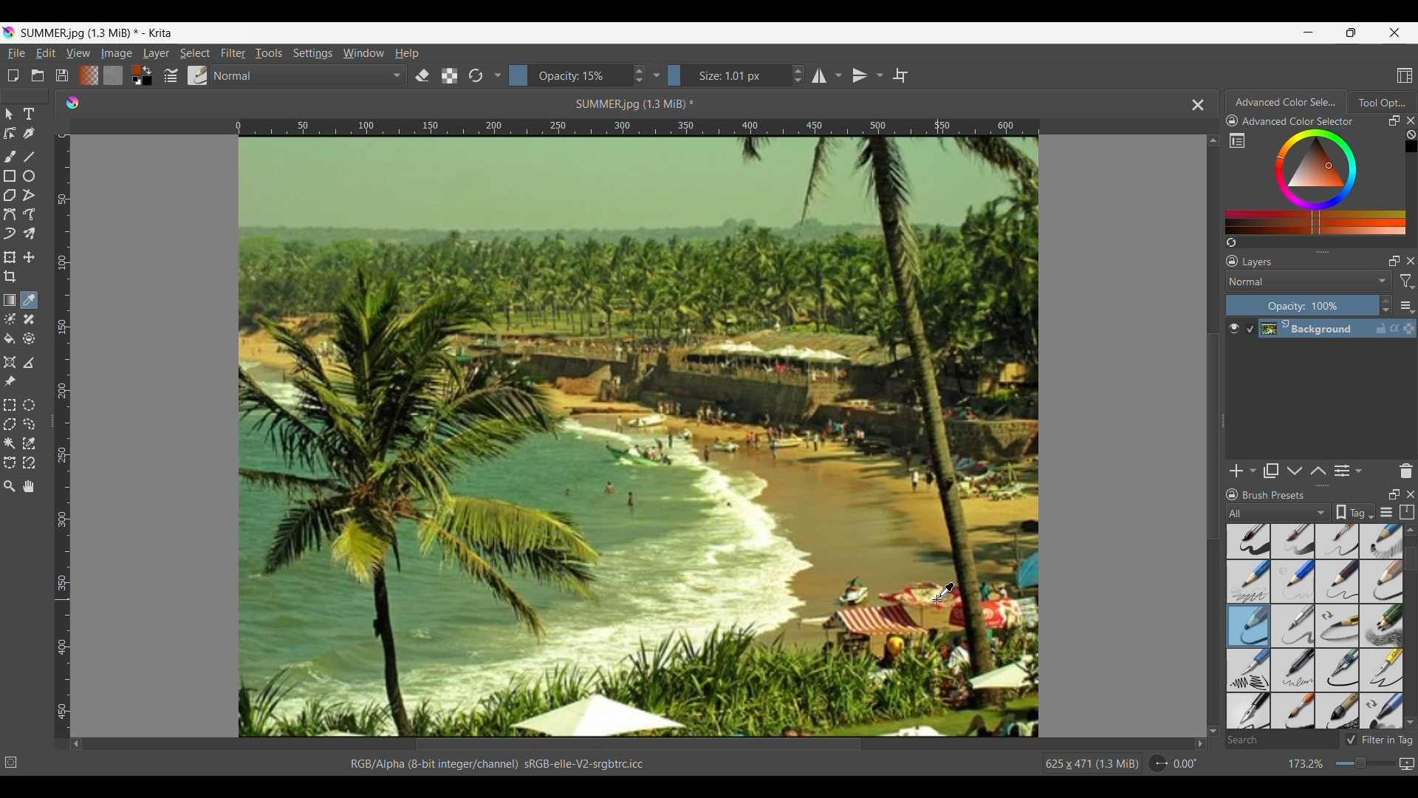 This screenshot has width=1418, height=798. I want to click on Change width of panels attached to the line, so click(1222, 429).